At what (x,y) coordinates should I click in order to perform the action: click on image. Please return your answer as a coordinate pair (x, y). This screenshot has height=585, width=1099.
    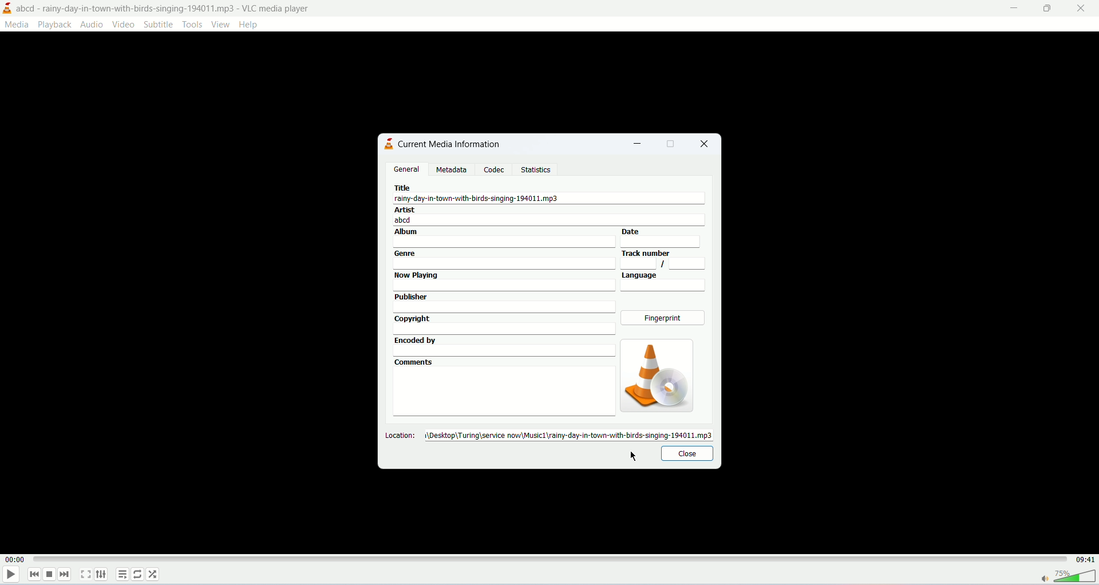
    Looking at the image, I should click on (655, 375).